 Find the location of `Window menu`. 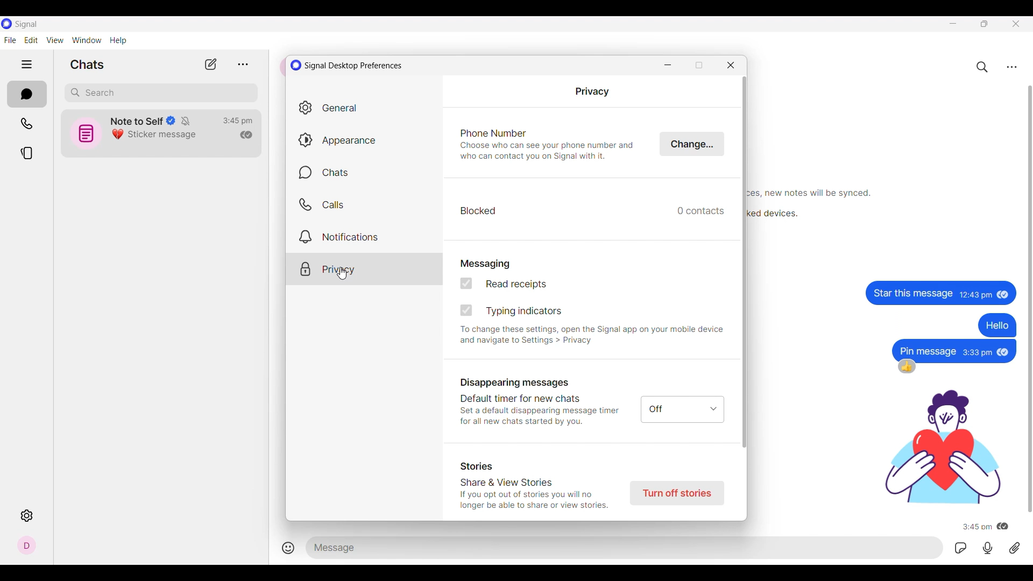

Window menu is located at coordinates (87, 40).